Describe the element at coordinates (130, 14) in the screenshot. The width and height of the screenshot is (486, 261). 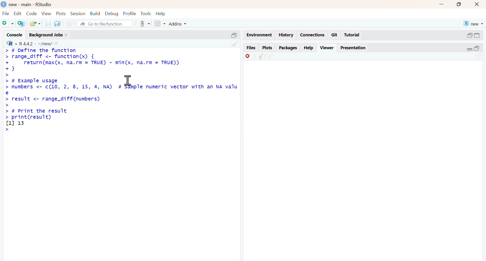
I see `profile` at that location.